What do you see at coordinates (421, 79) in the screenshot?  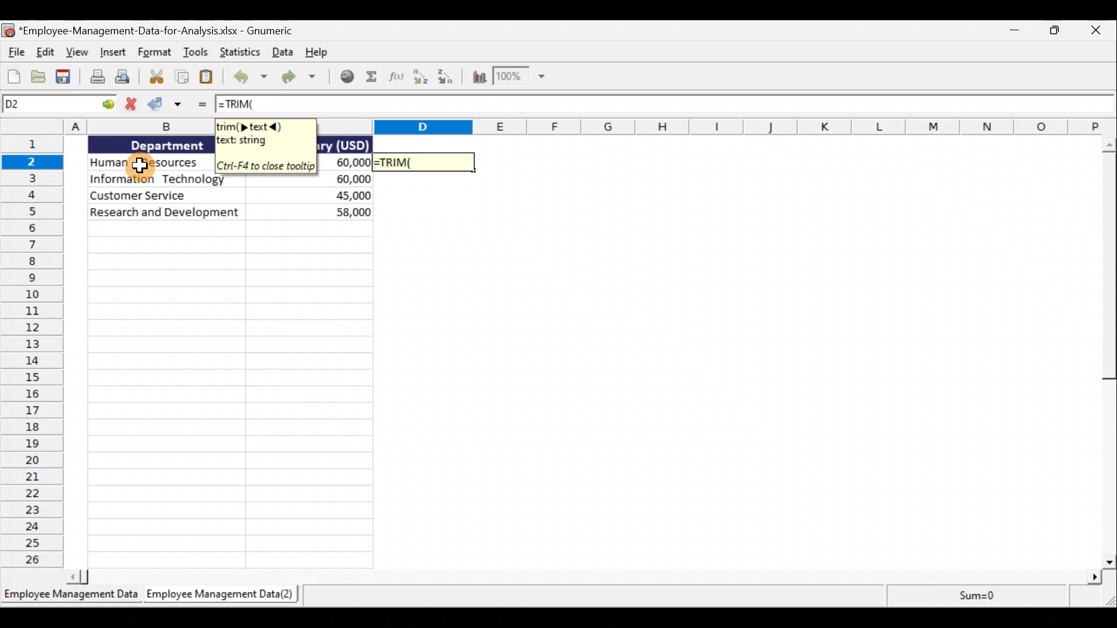 I see `Sort ascending` at bounding box center [421, 79].